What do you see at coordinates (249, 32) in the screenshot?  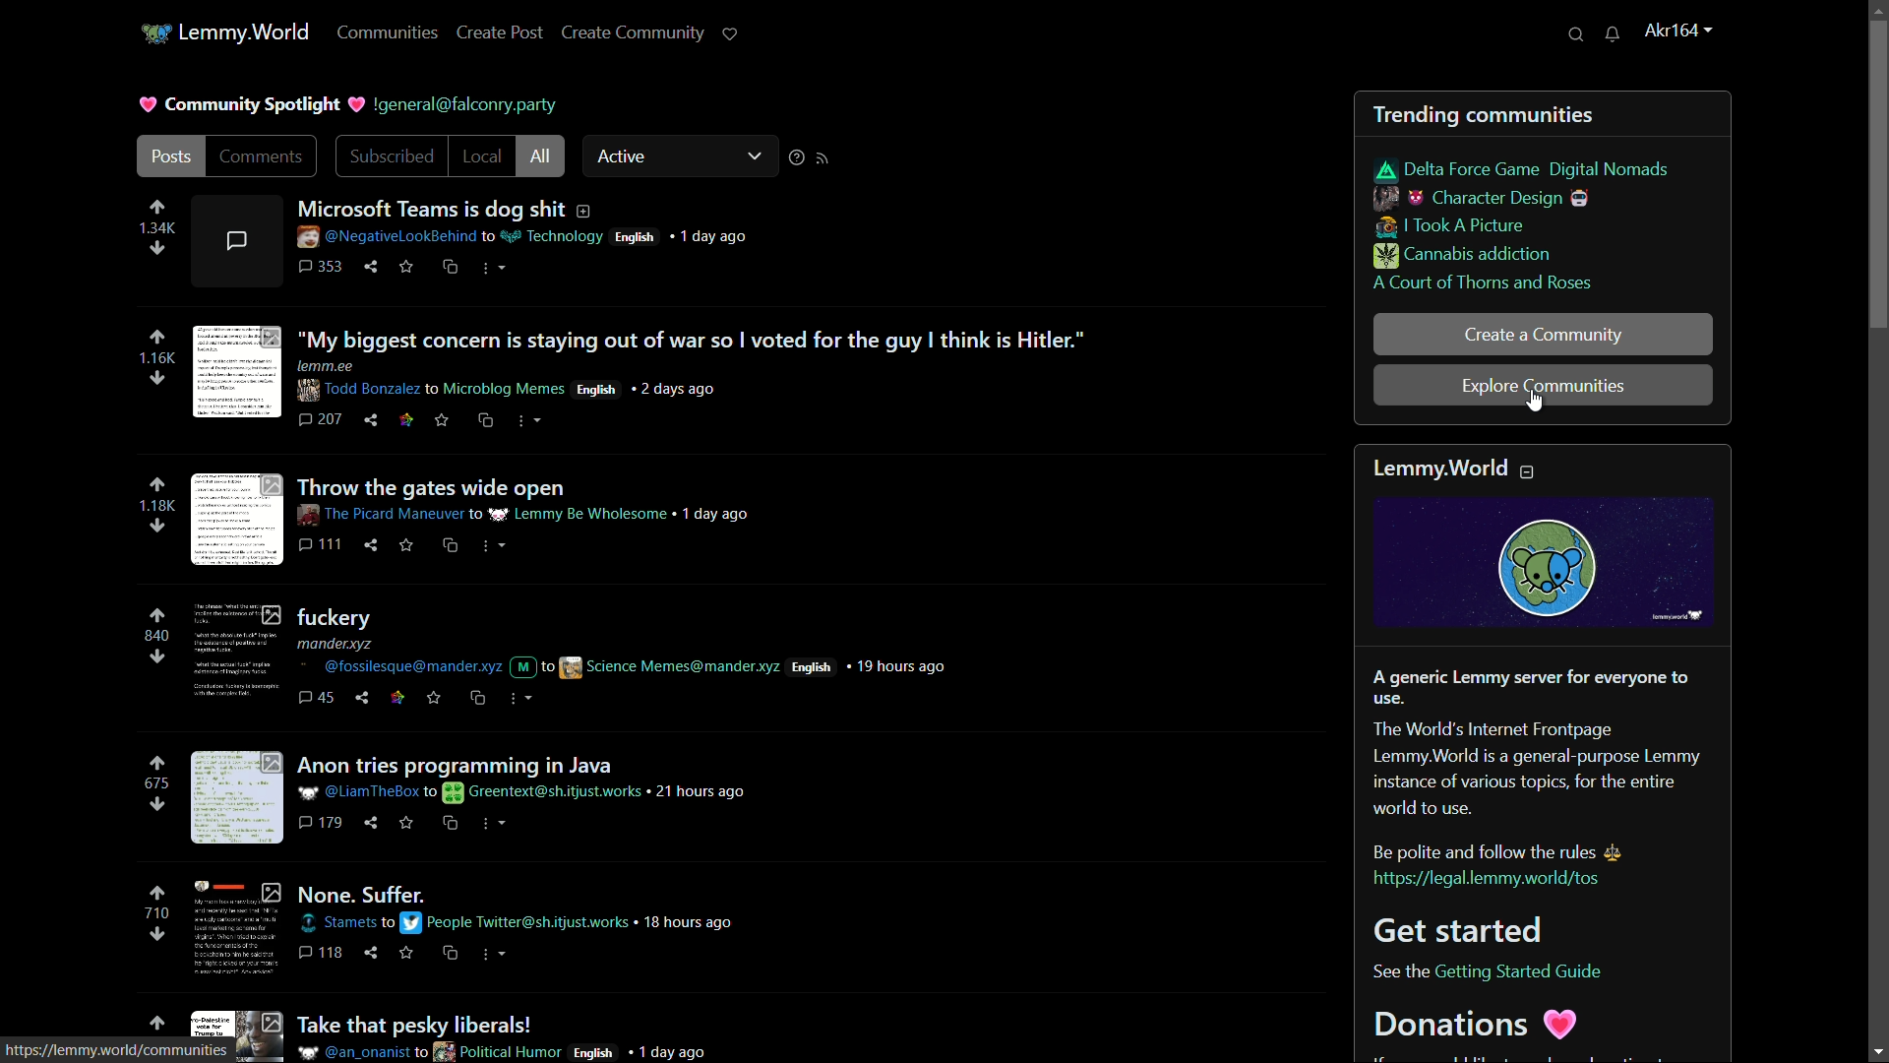 I see `lemmy.world` at bounding box center [249, 32].